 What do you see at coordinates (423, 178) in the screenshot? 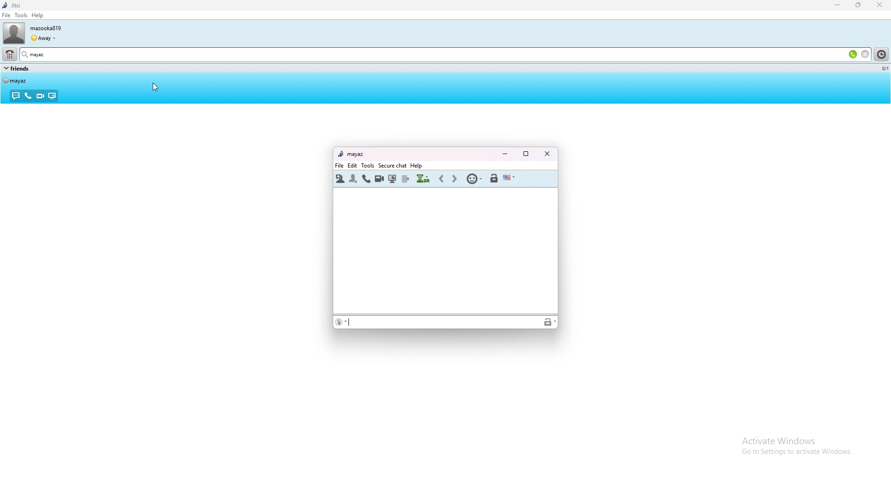
I see `history` at bounding box center [423, 178].